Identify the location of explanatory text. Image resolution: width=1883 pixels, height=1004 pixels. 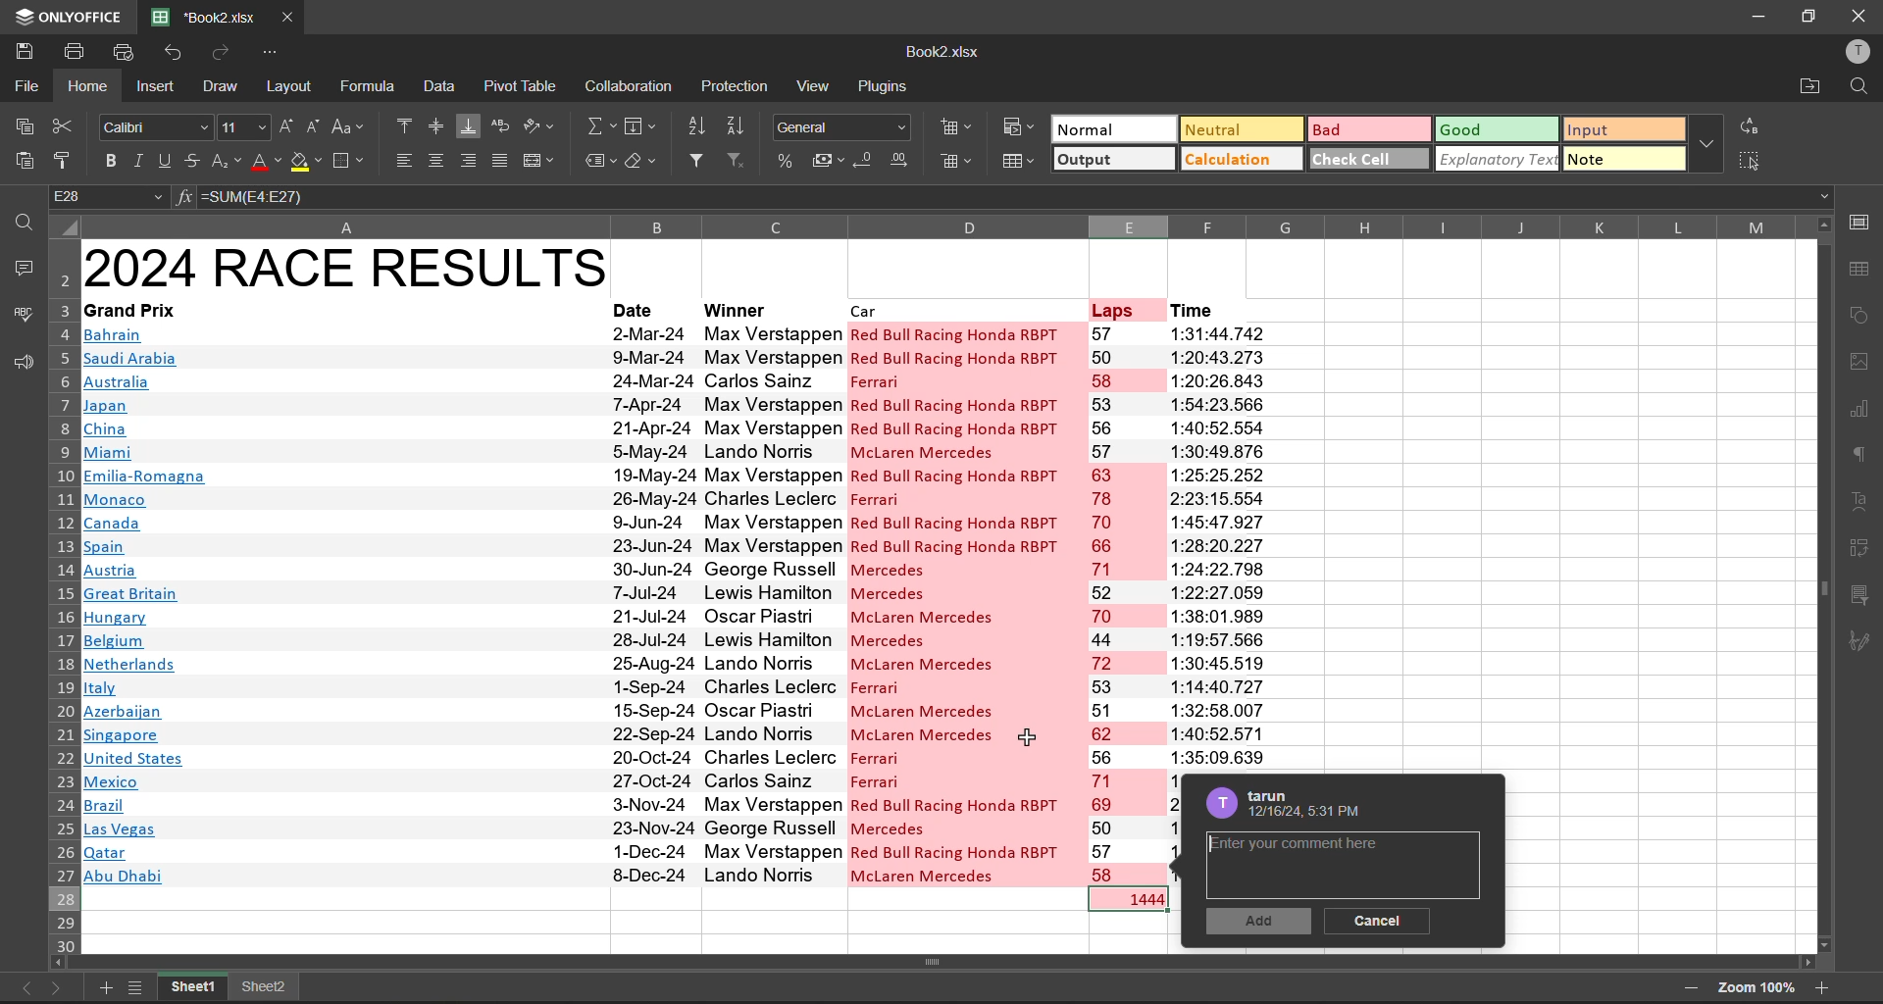
(1497, 160).